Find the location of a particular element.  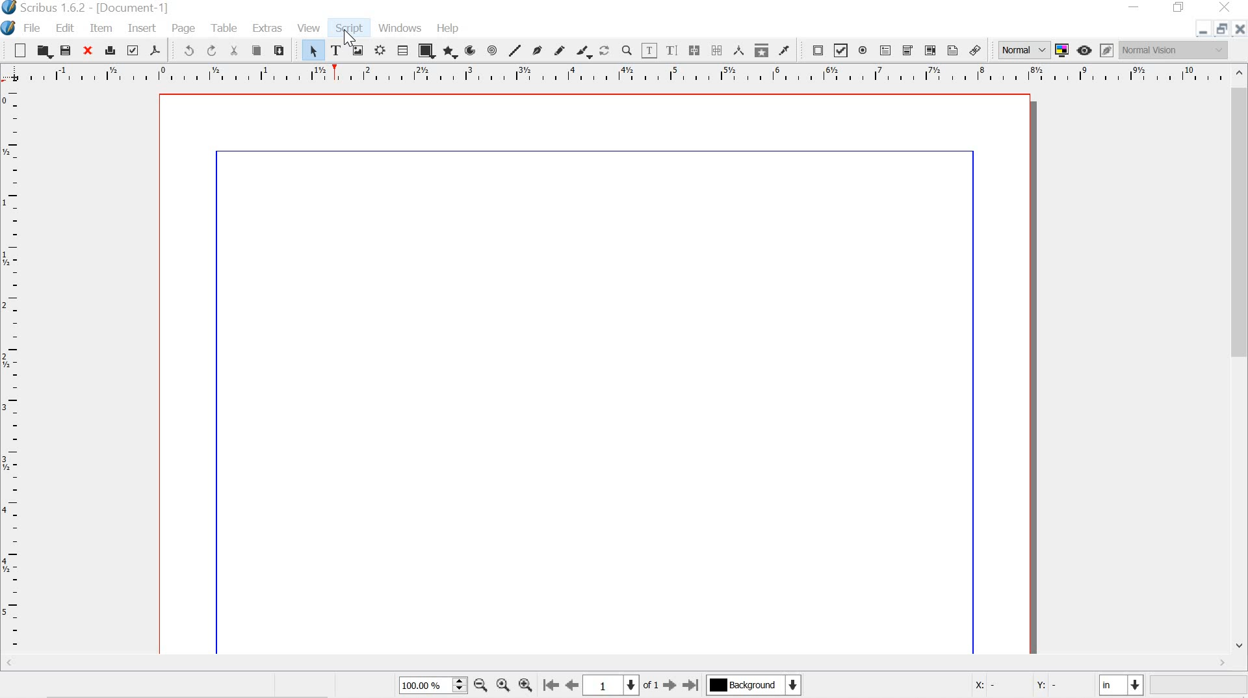

spiral is located at coordinates (491, 50).